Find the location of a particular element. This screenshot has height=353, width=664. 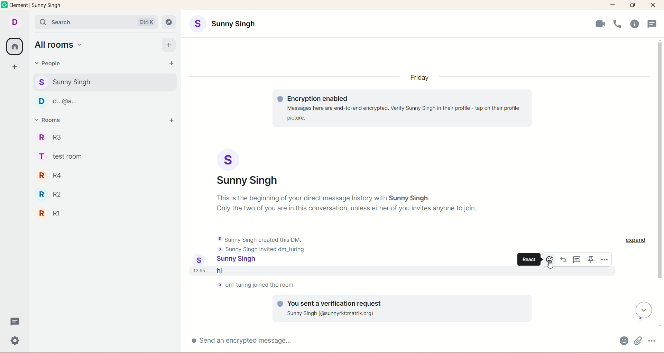

people is located at coordinates (46, 63).